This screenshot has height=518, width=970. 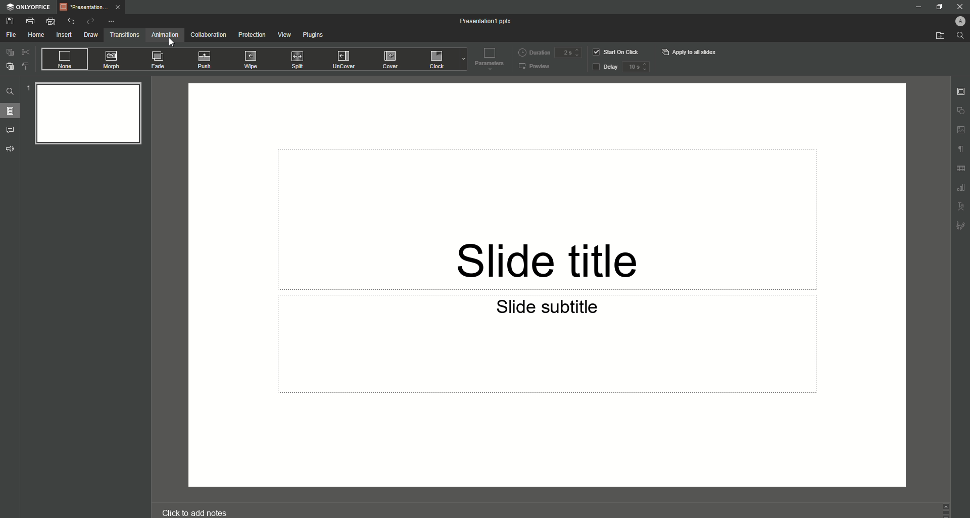 What do you see at coordinates (960, 131) in the screenshot?
I see `Image Settings` at bounding box center [960, 131].